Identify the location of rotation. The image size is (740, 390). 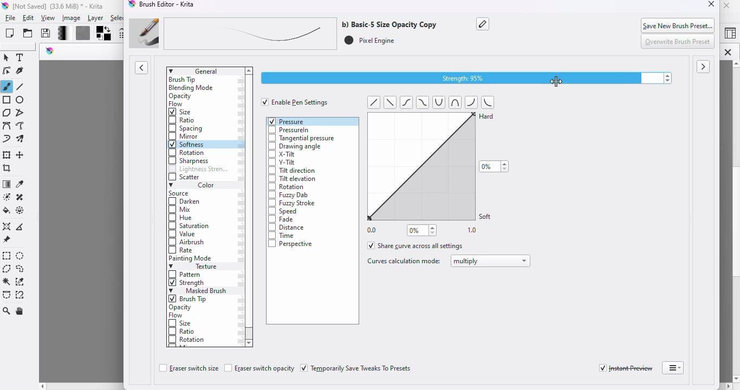
(286, 187).